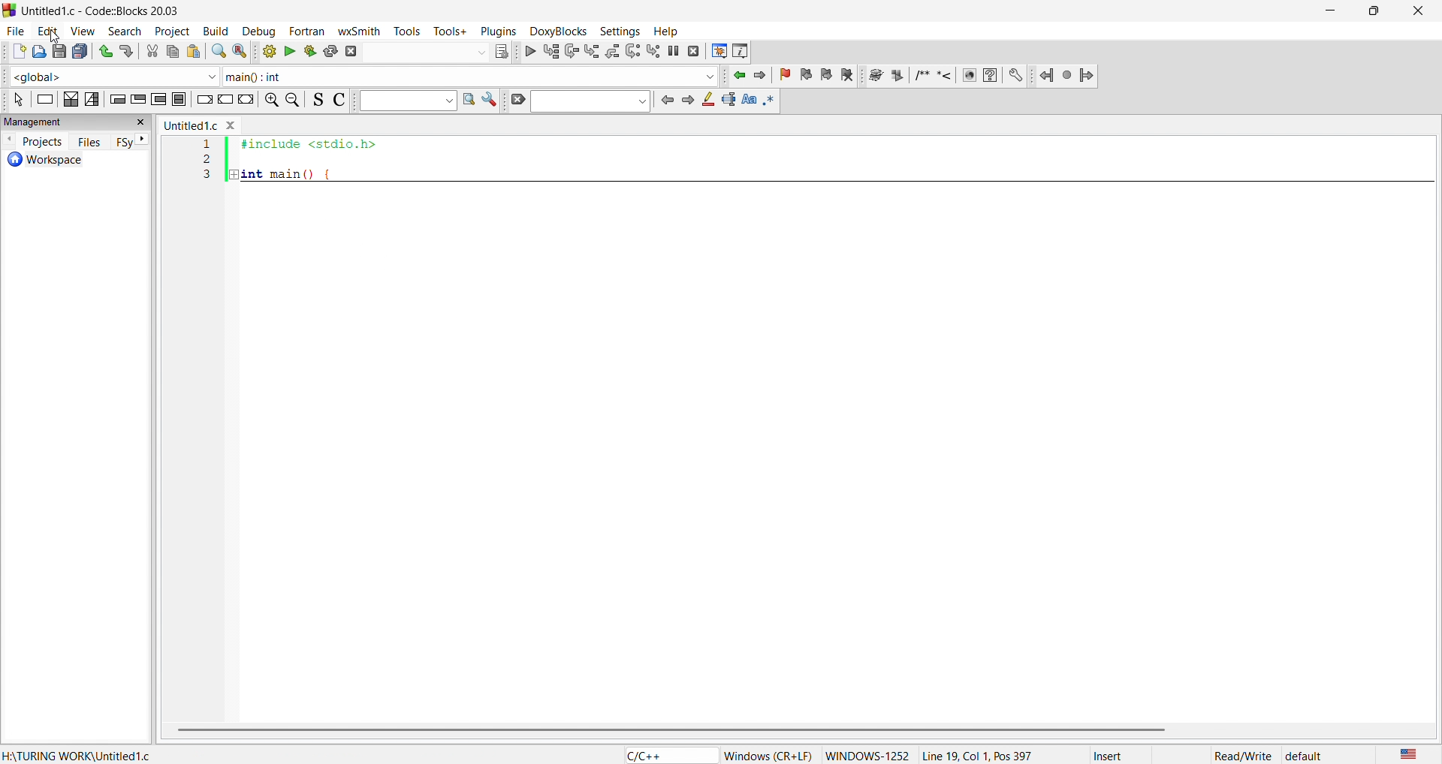  Describe the element at coordinates (976, 755) in the screenshot. I see `Line 19, col 1, Pos 397` at that location.